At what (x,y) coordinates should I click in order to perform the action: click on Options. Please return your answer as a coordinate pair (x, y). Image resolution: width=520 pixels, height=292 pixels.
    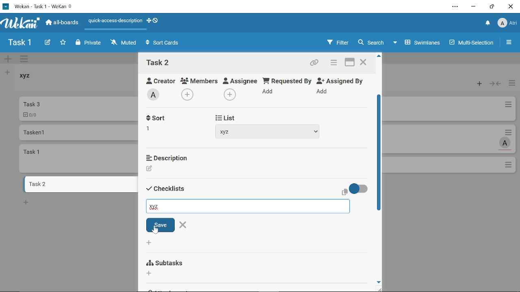
    Looking at the image, I should click on (509, 165).